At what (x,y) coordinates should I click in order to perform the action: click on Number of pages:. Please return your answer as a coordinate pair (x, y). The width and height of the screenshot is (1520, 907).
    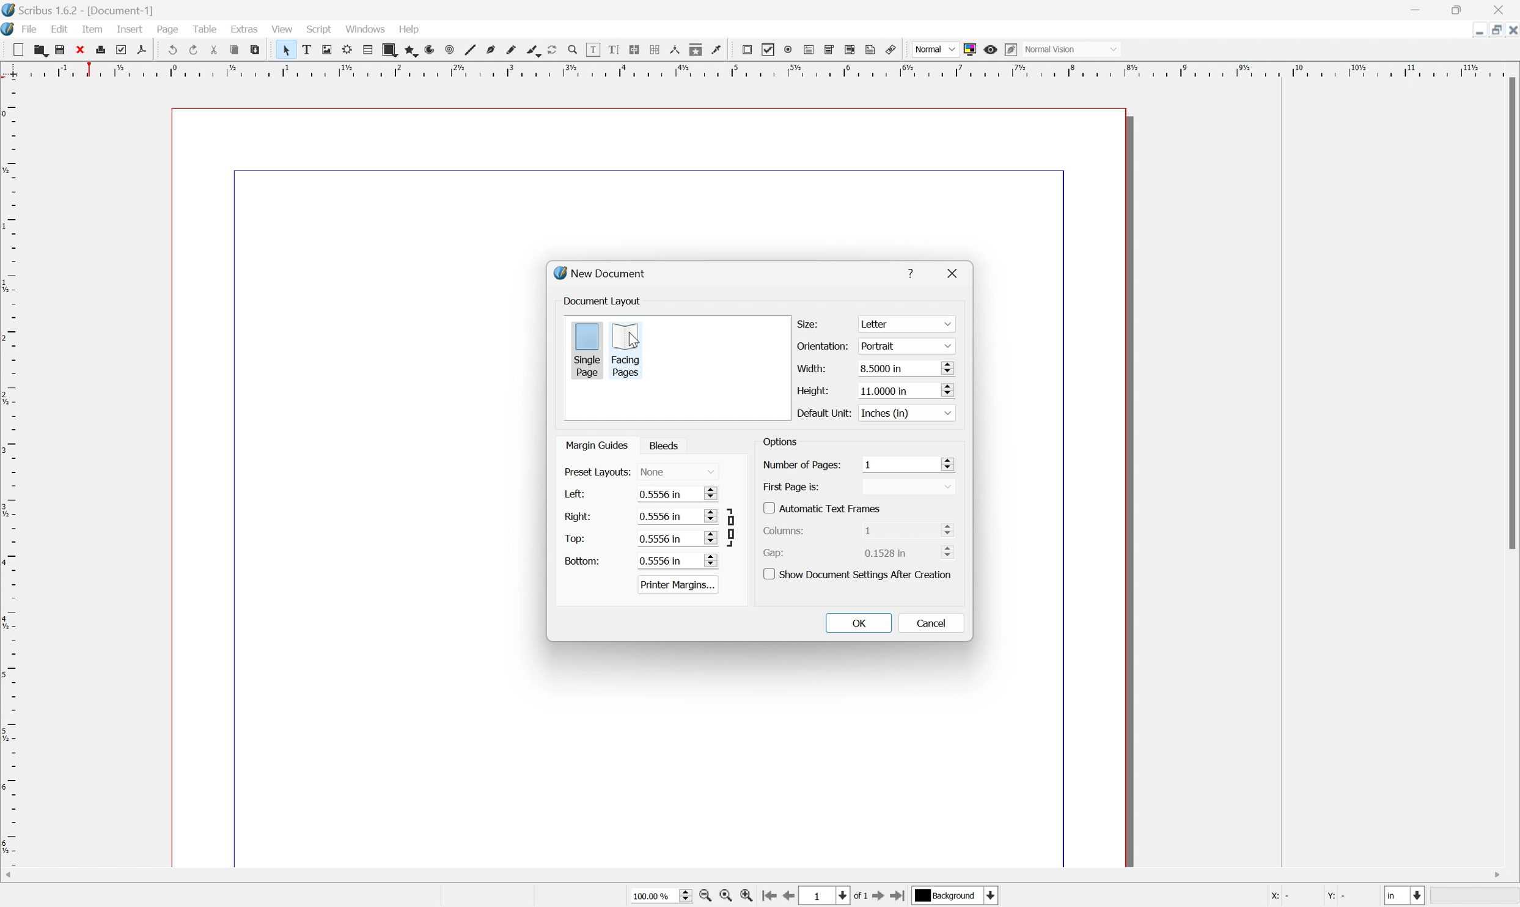
    Looking at the image, I should click on (801, 465).